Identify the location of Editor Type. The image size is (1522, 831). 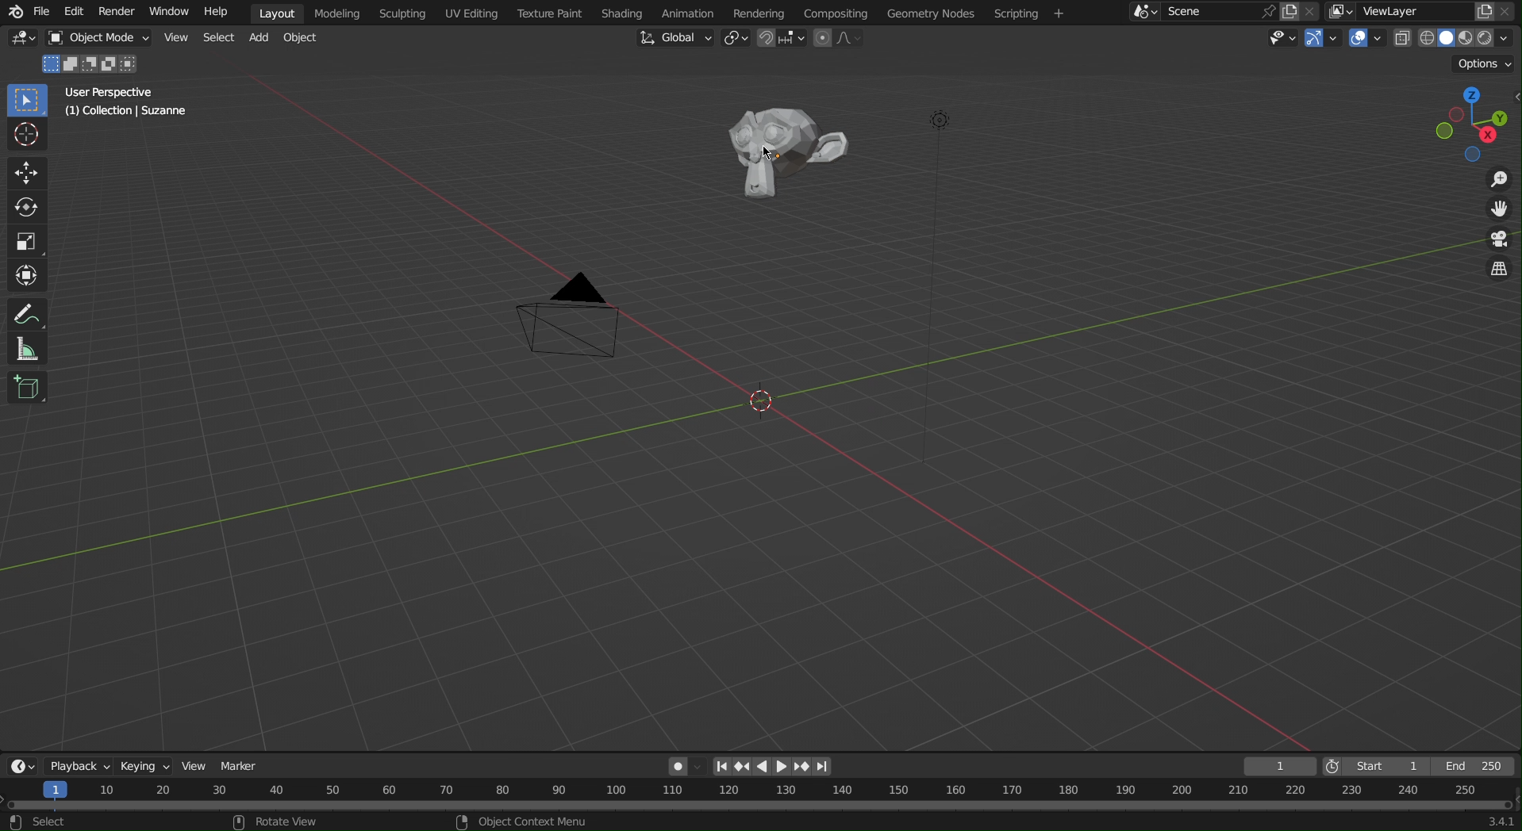
(22, 768).